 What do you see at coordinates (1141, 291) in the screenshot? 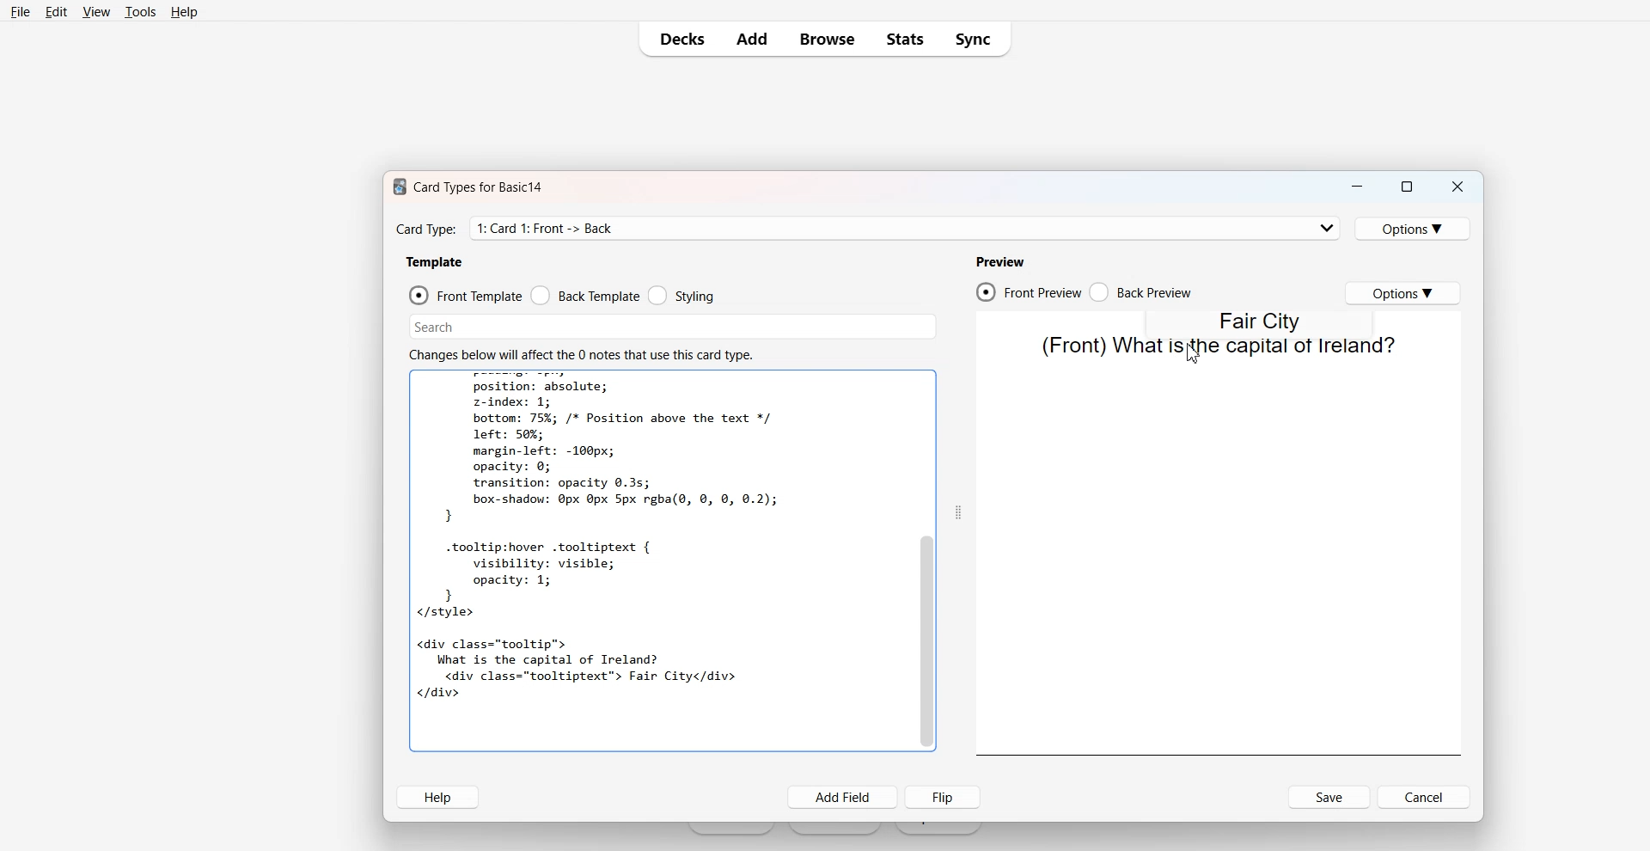
I see `Back Preview` at bounding box center [1141, 291].